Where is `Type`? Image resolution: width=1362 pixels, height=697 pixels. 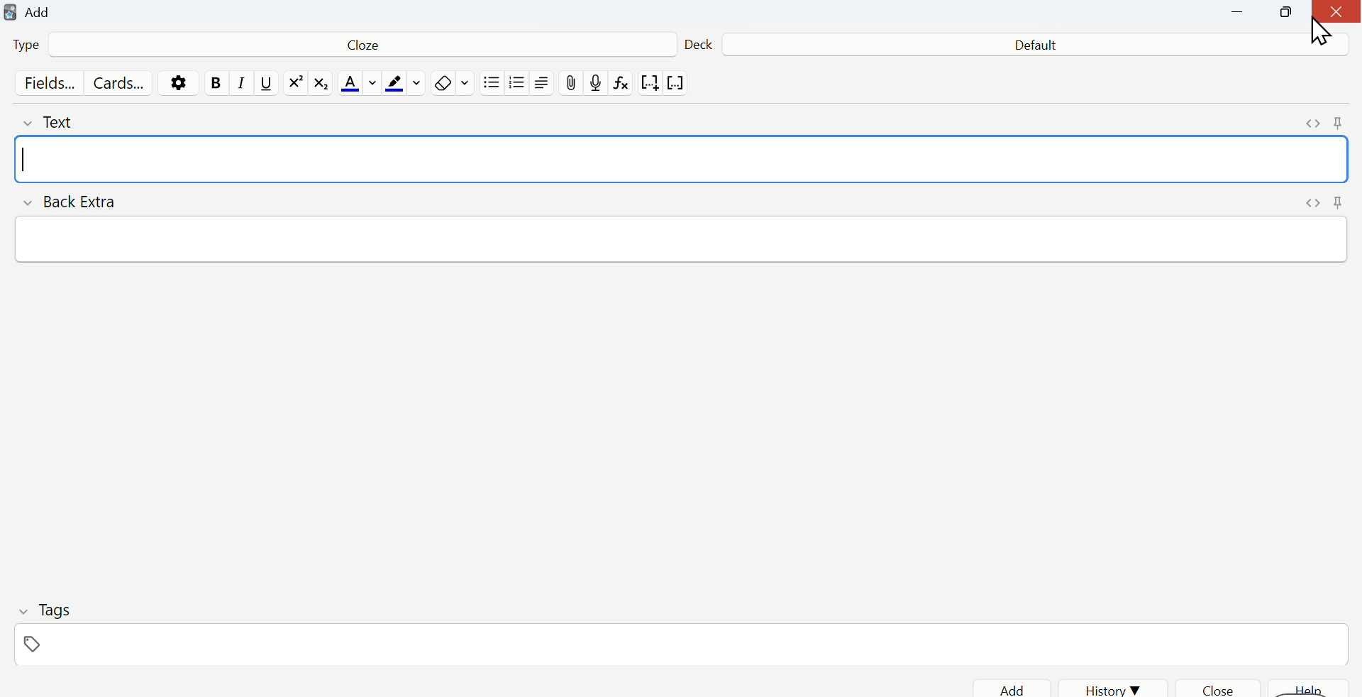
Type is located at coordinates (34, 47).